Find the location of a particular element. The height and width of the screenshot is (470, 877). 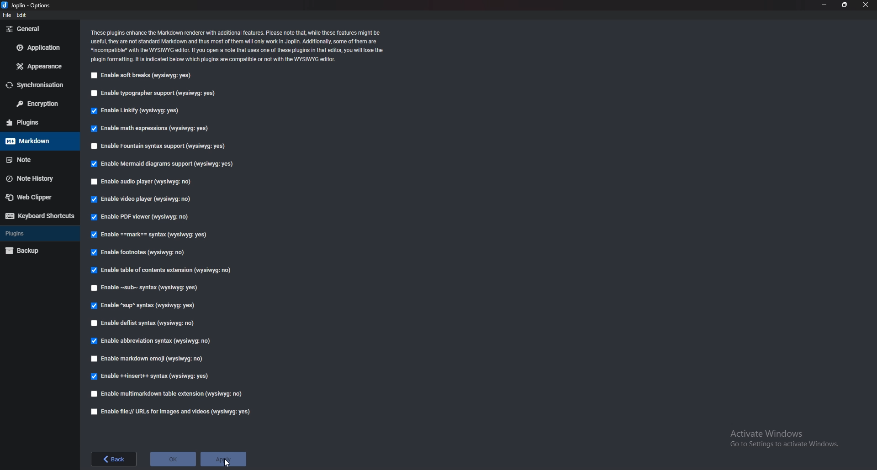

Enable soft breaks is located at coordinates (143, 76).